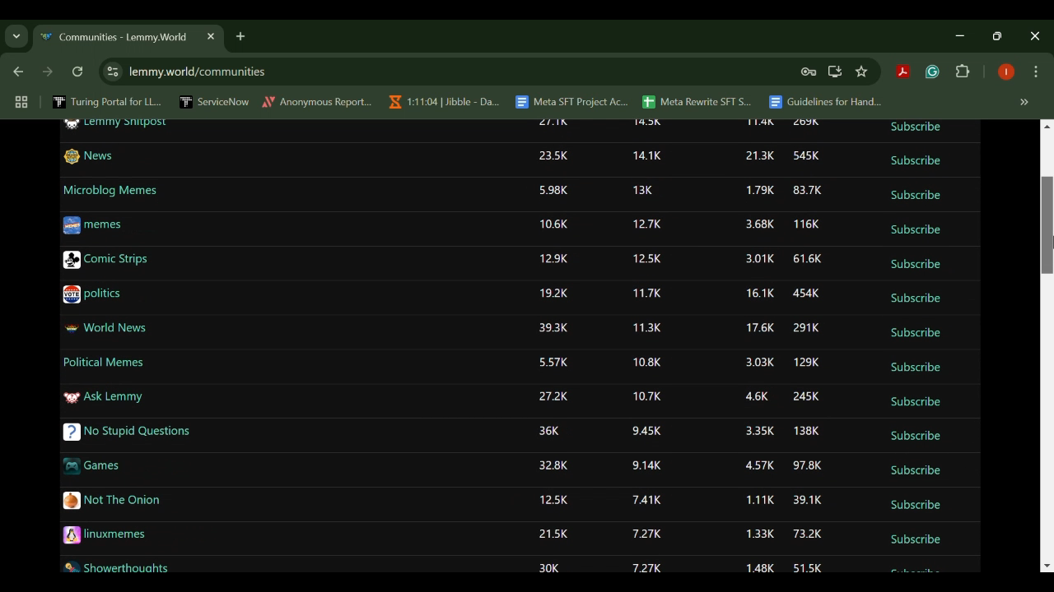  What do you see at coordinates (555, 292) in the screenshot?
I see `19.2K` at bounding box center [555, 292].